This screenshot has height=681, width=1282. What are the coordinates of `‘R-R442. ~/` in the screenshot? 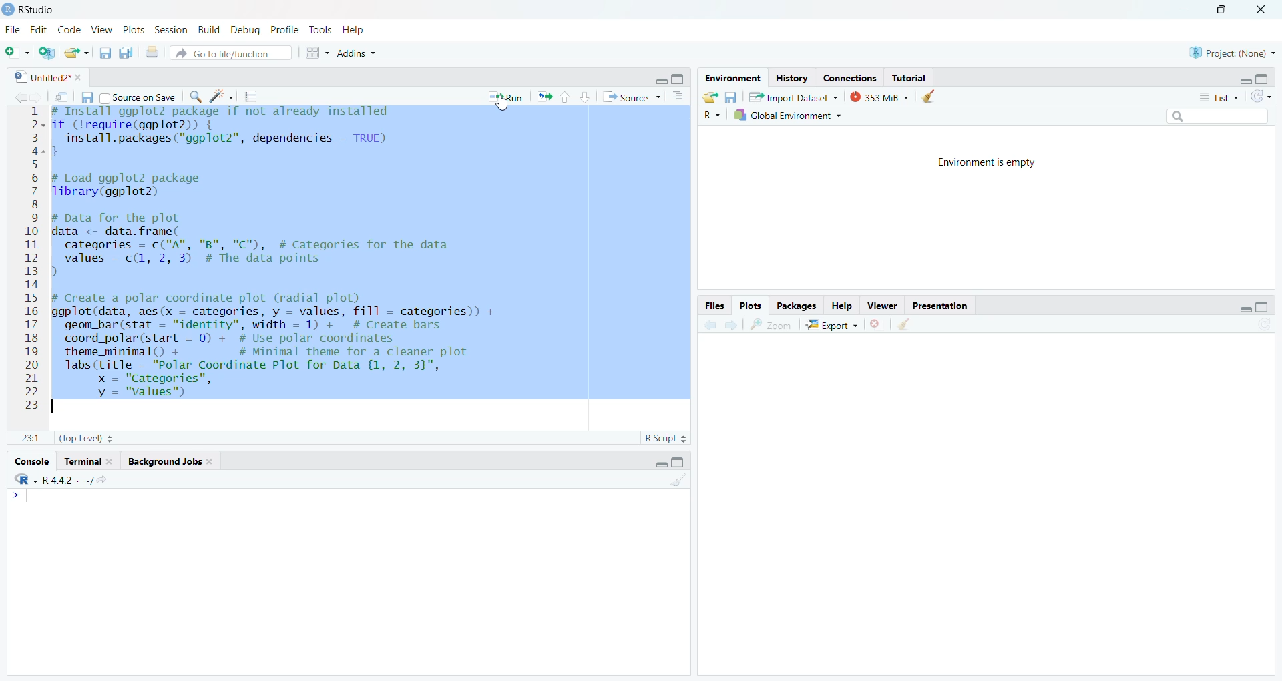 It's located at (65, 481).